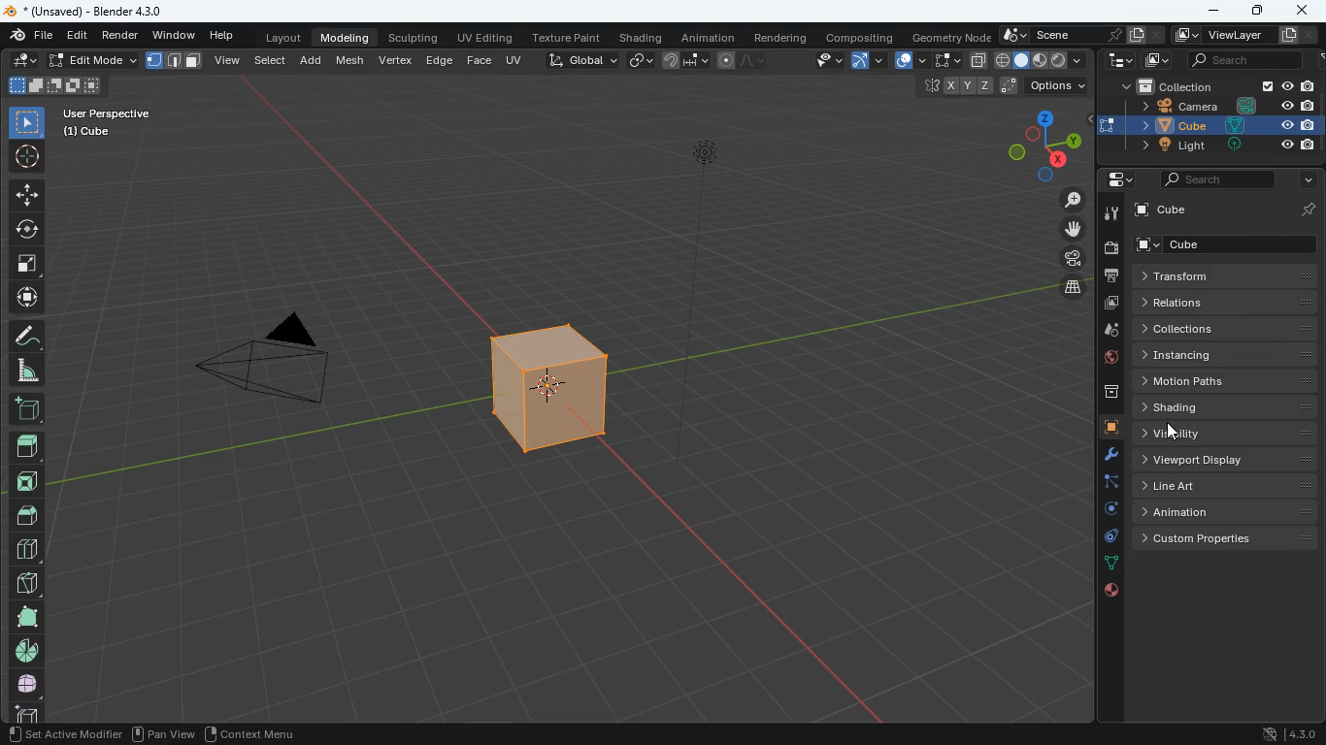 The image size is (1326, 745). What do you see at coordinates (685, 61) in the screenshot?
I see `join` at bounding box center [685, 61].